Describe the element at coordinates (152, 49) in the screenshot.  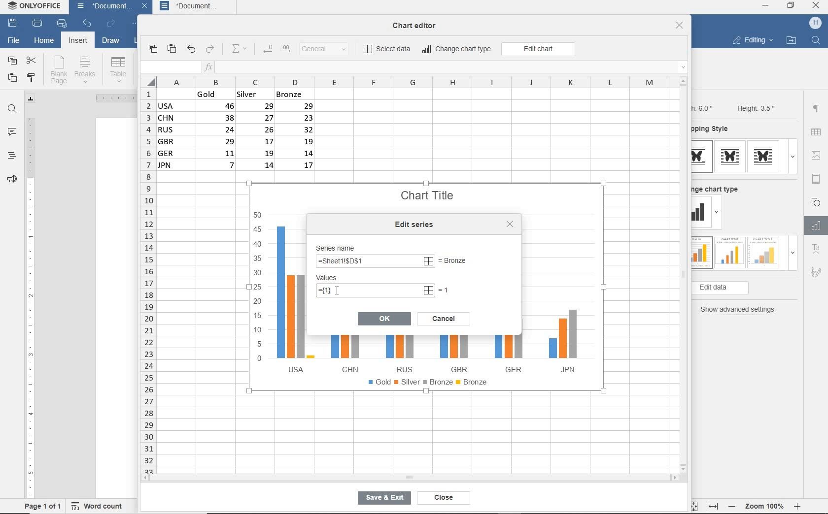
I see `copy` at that location.